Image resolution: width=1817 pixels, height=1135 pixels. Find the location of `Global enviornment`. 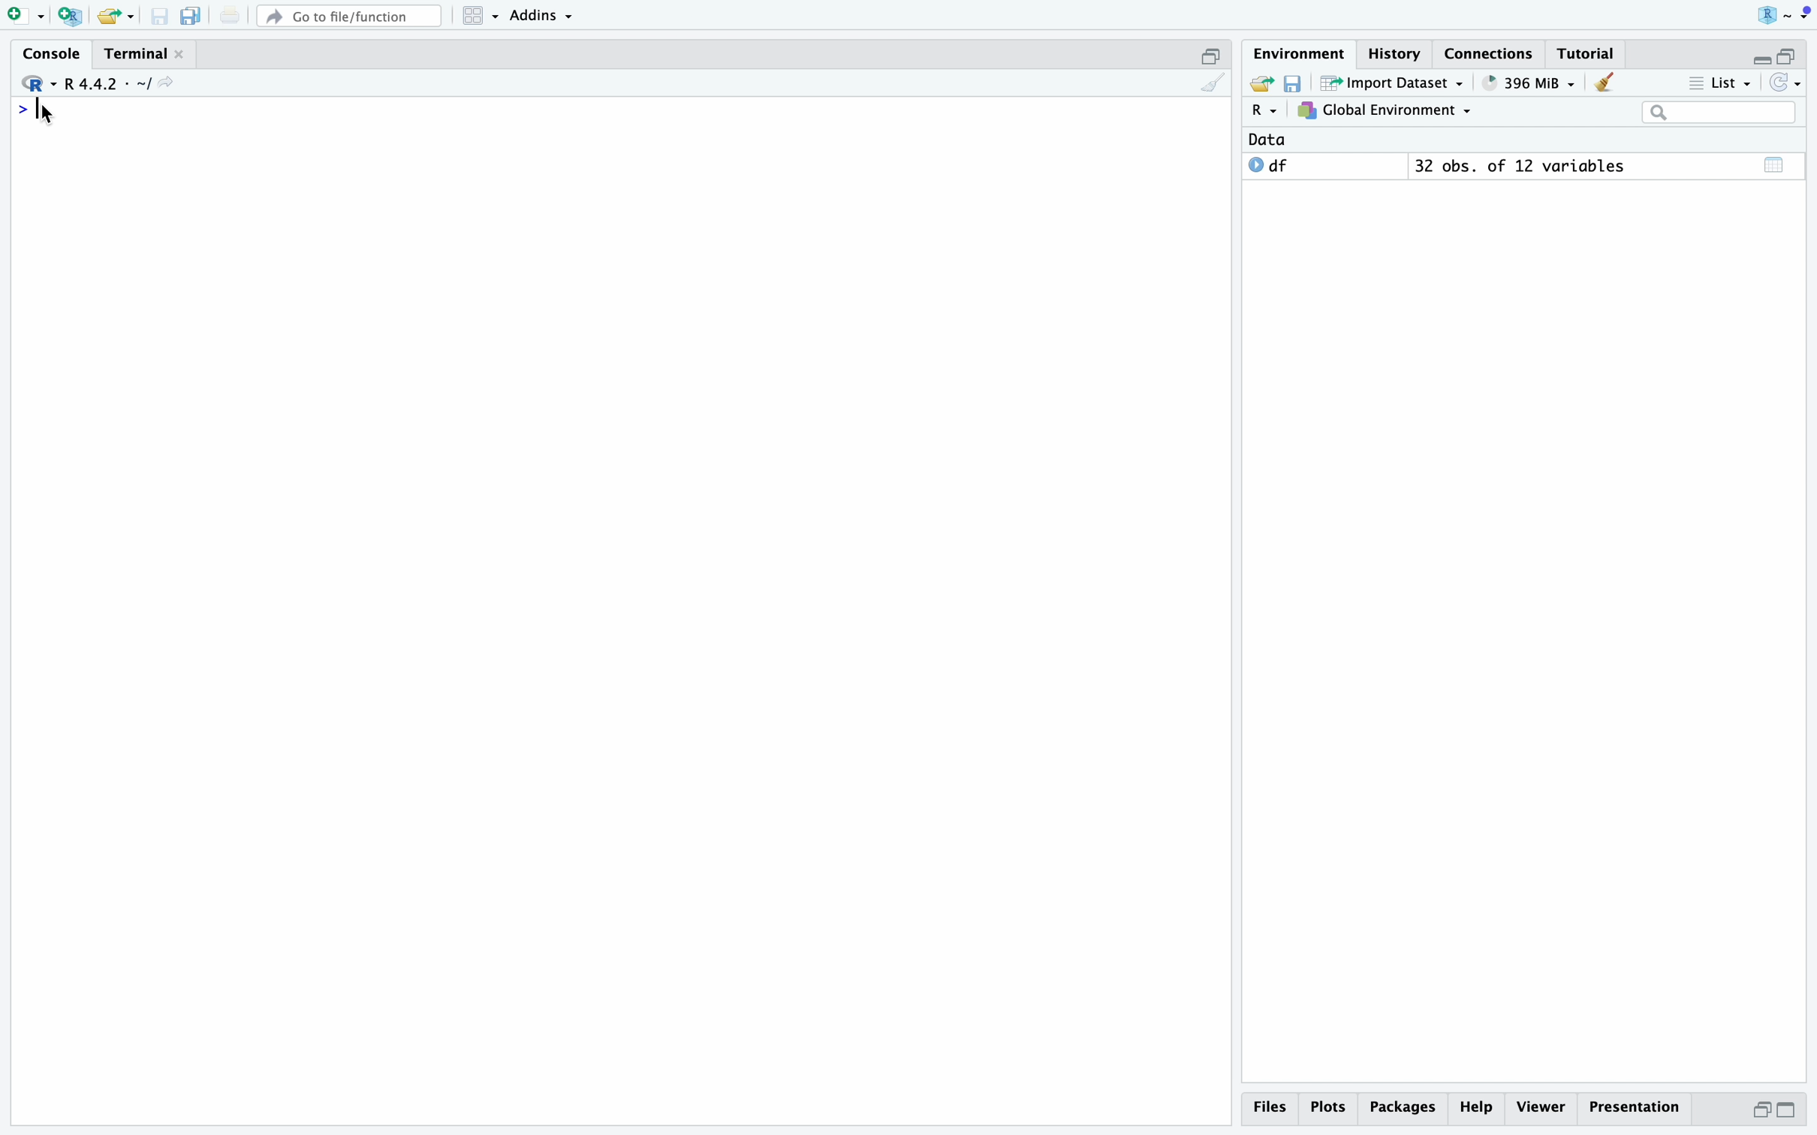

Global enviornment is located at coordinates (1385, 110).